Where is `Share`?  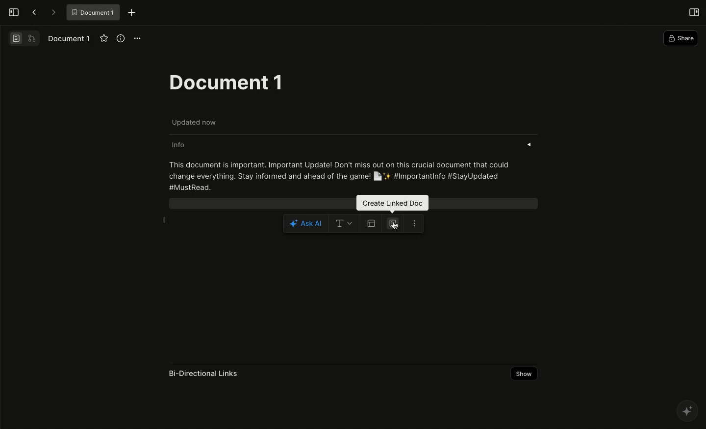 Share is located at coordinates (680, 38).